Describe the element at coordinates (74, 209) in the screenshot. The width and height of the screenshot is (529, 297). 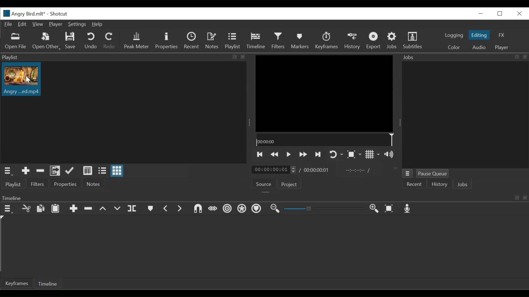
I see `Append` at that location.